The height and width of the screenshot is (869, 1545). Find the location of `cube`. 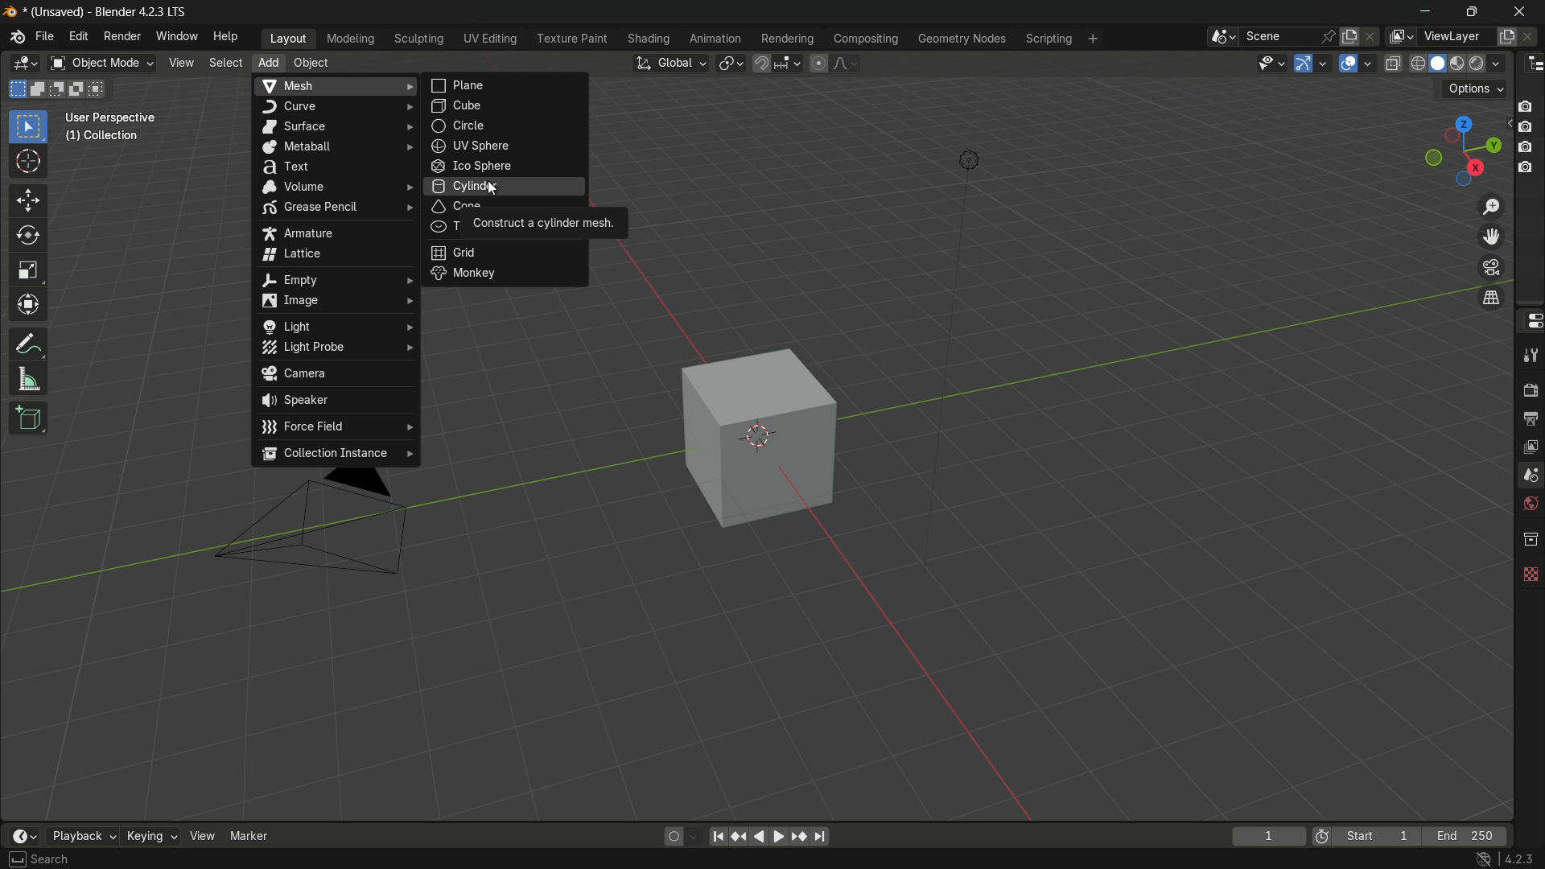

cube is located at coordinates (505, 105).